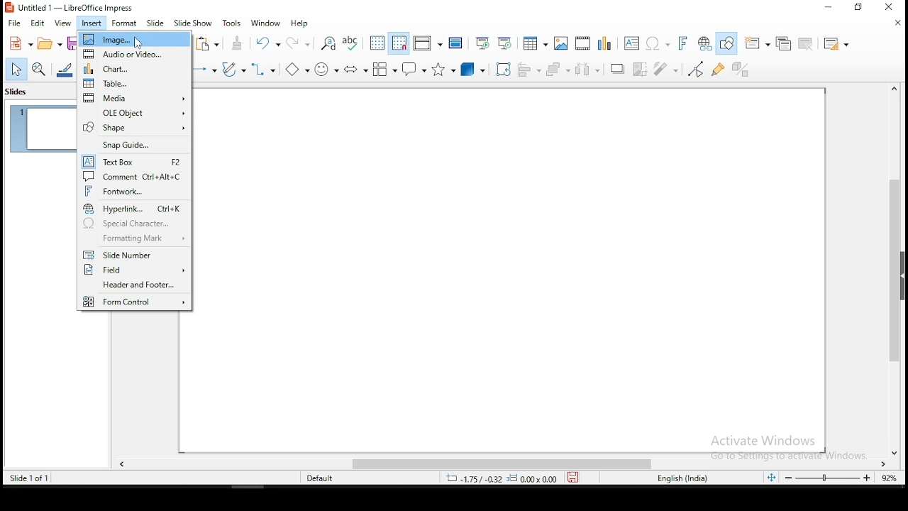  Describe the element at coordinates (458, 42) in the screenshot. I see `master slide` at that location.